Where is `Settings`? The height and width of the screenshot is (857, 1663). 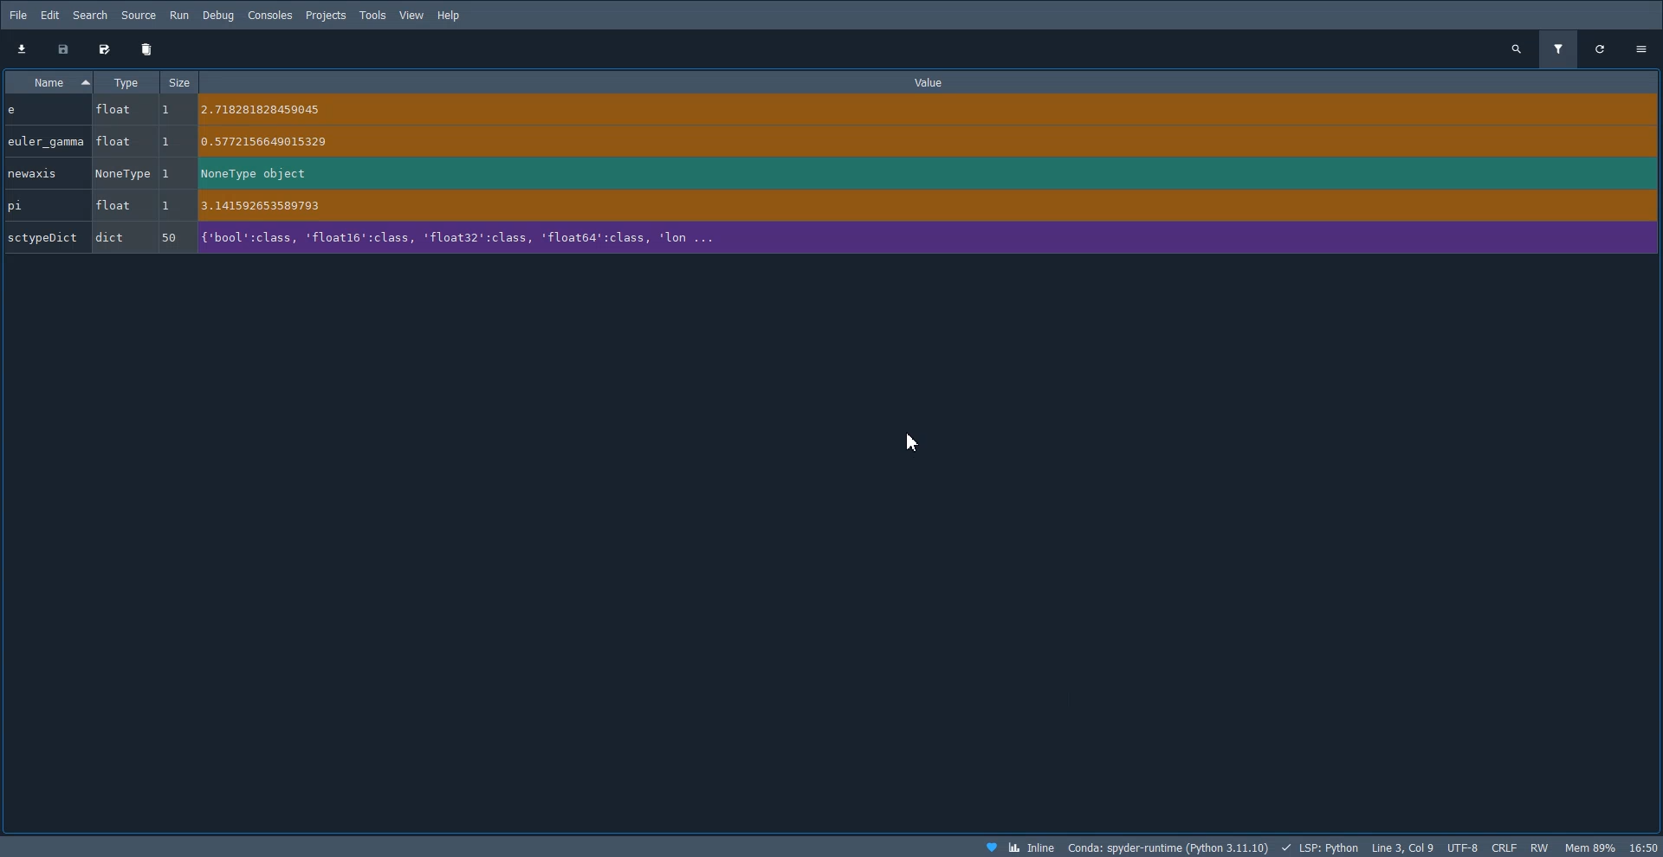
Settings is located at coordinates (1643, 47).